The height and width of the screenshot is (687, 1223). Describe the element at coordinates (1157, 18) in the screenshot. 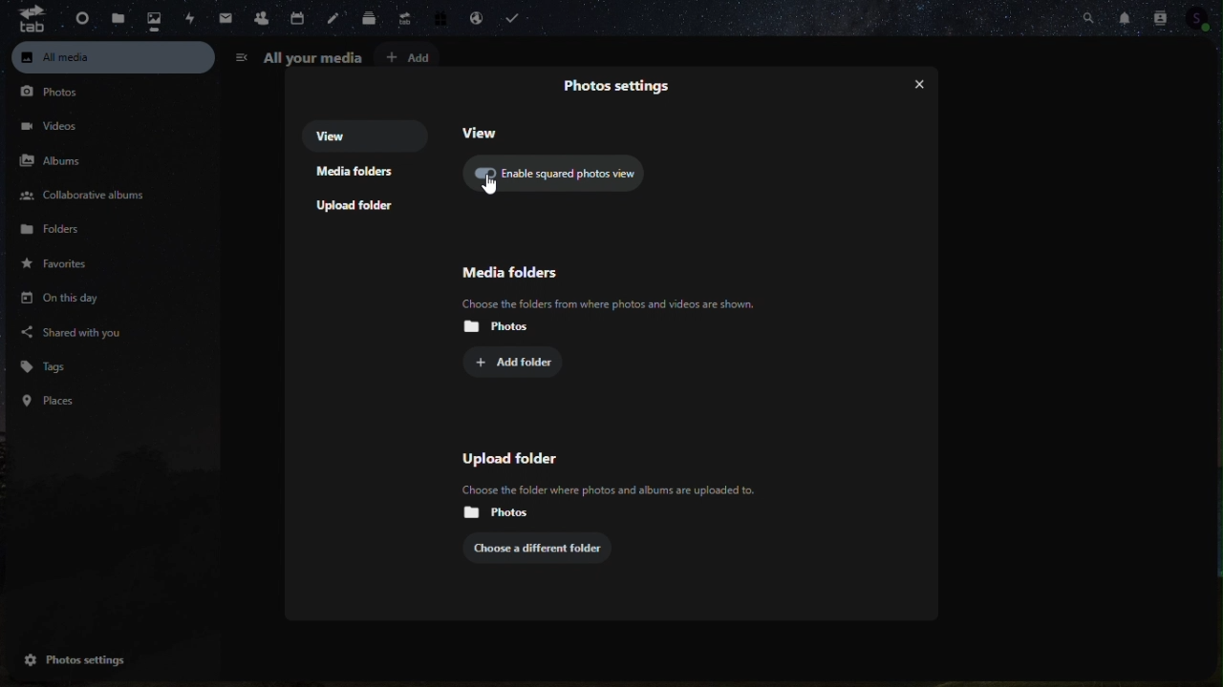

I see `Contacts` at that location.